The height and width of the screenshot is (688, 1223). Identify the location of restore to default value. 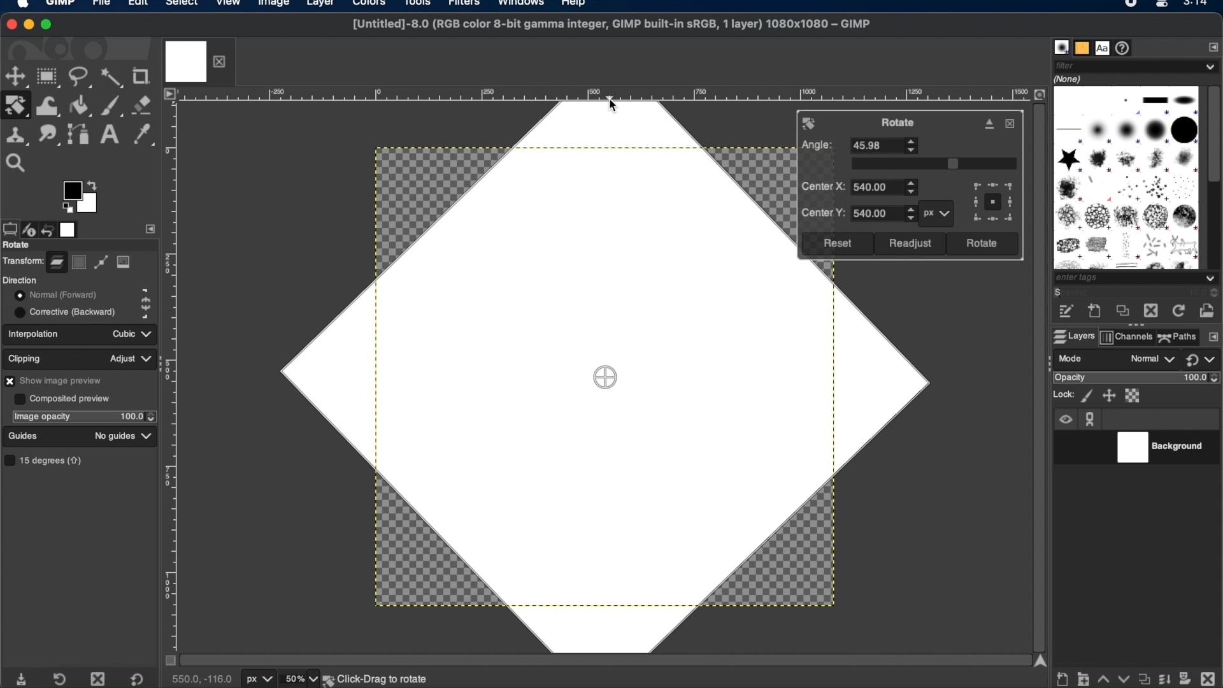
(142, 679).